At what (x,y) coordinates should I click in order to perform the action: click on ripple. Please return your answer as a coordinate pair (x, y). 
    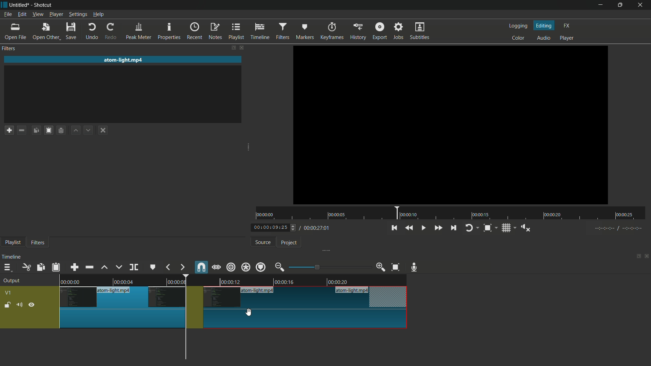
    Looking at the image, I should click on (231, 268).